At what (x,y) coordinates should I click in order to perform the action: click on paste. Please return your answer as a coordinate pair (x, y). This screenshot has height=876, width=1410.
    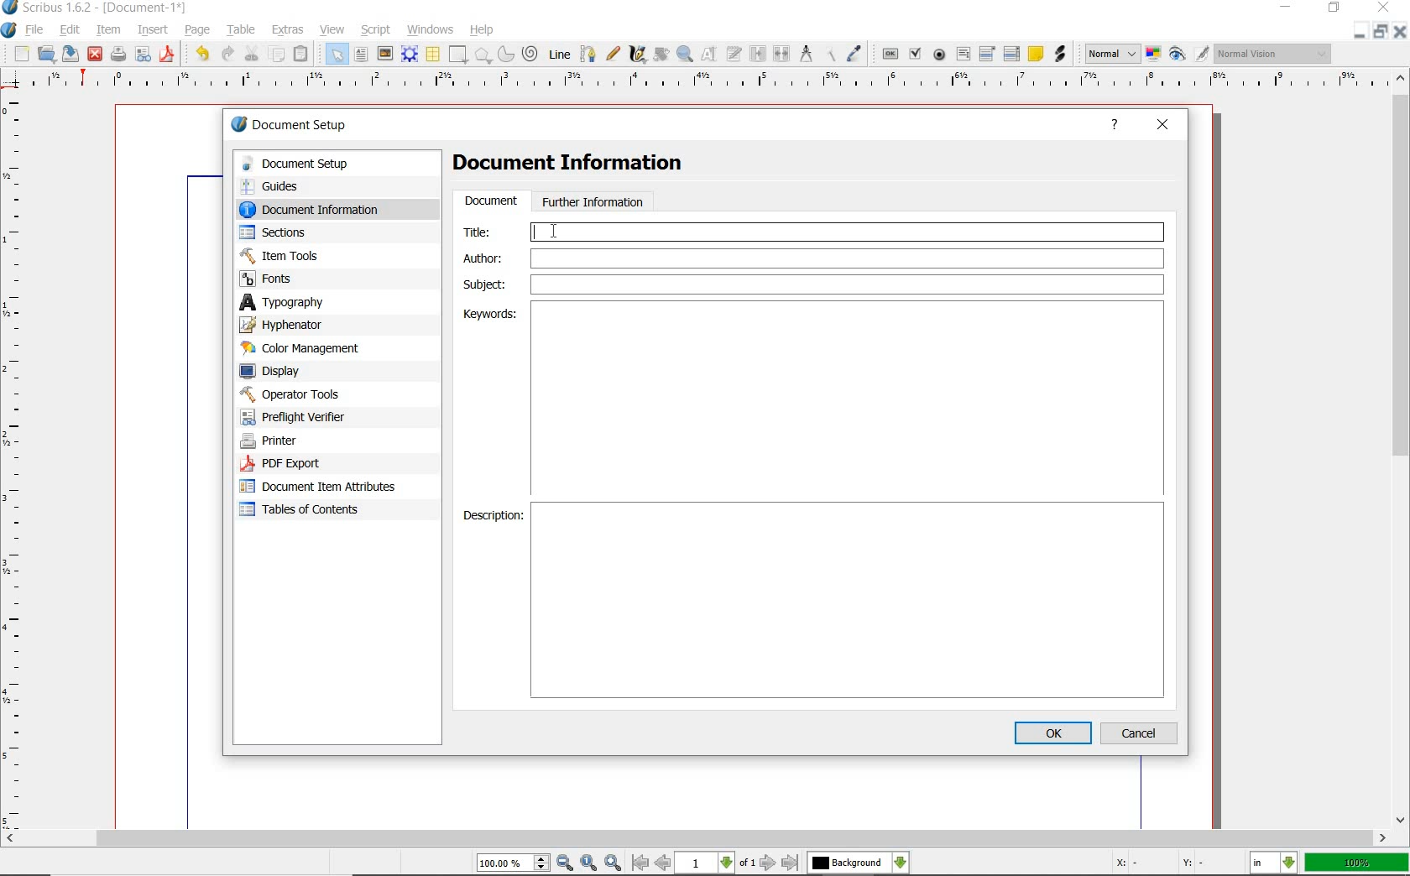
    Looking at the image, I should click on (304, 53).